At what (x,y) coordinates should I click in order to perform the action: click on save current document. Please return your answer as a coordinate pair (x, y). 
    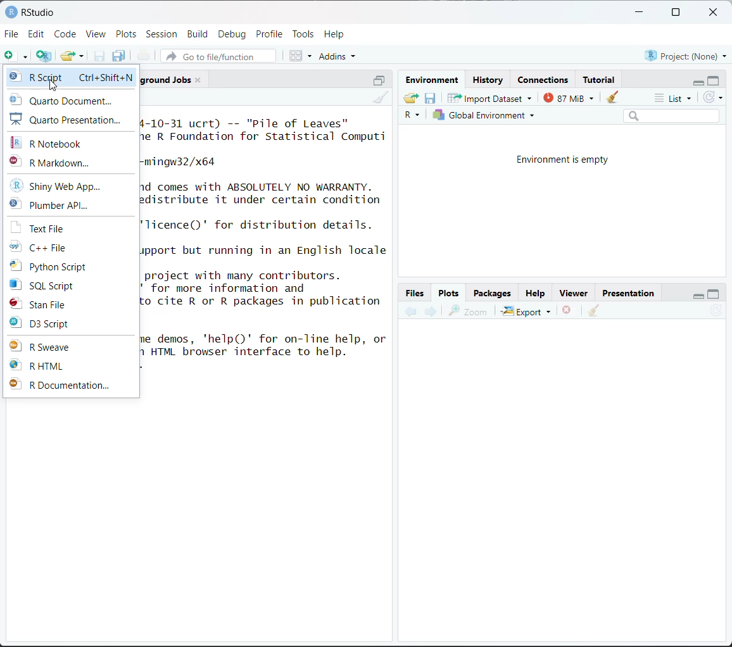
    Looking at the image, I should click on (99, 56).